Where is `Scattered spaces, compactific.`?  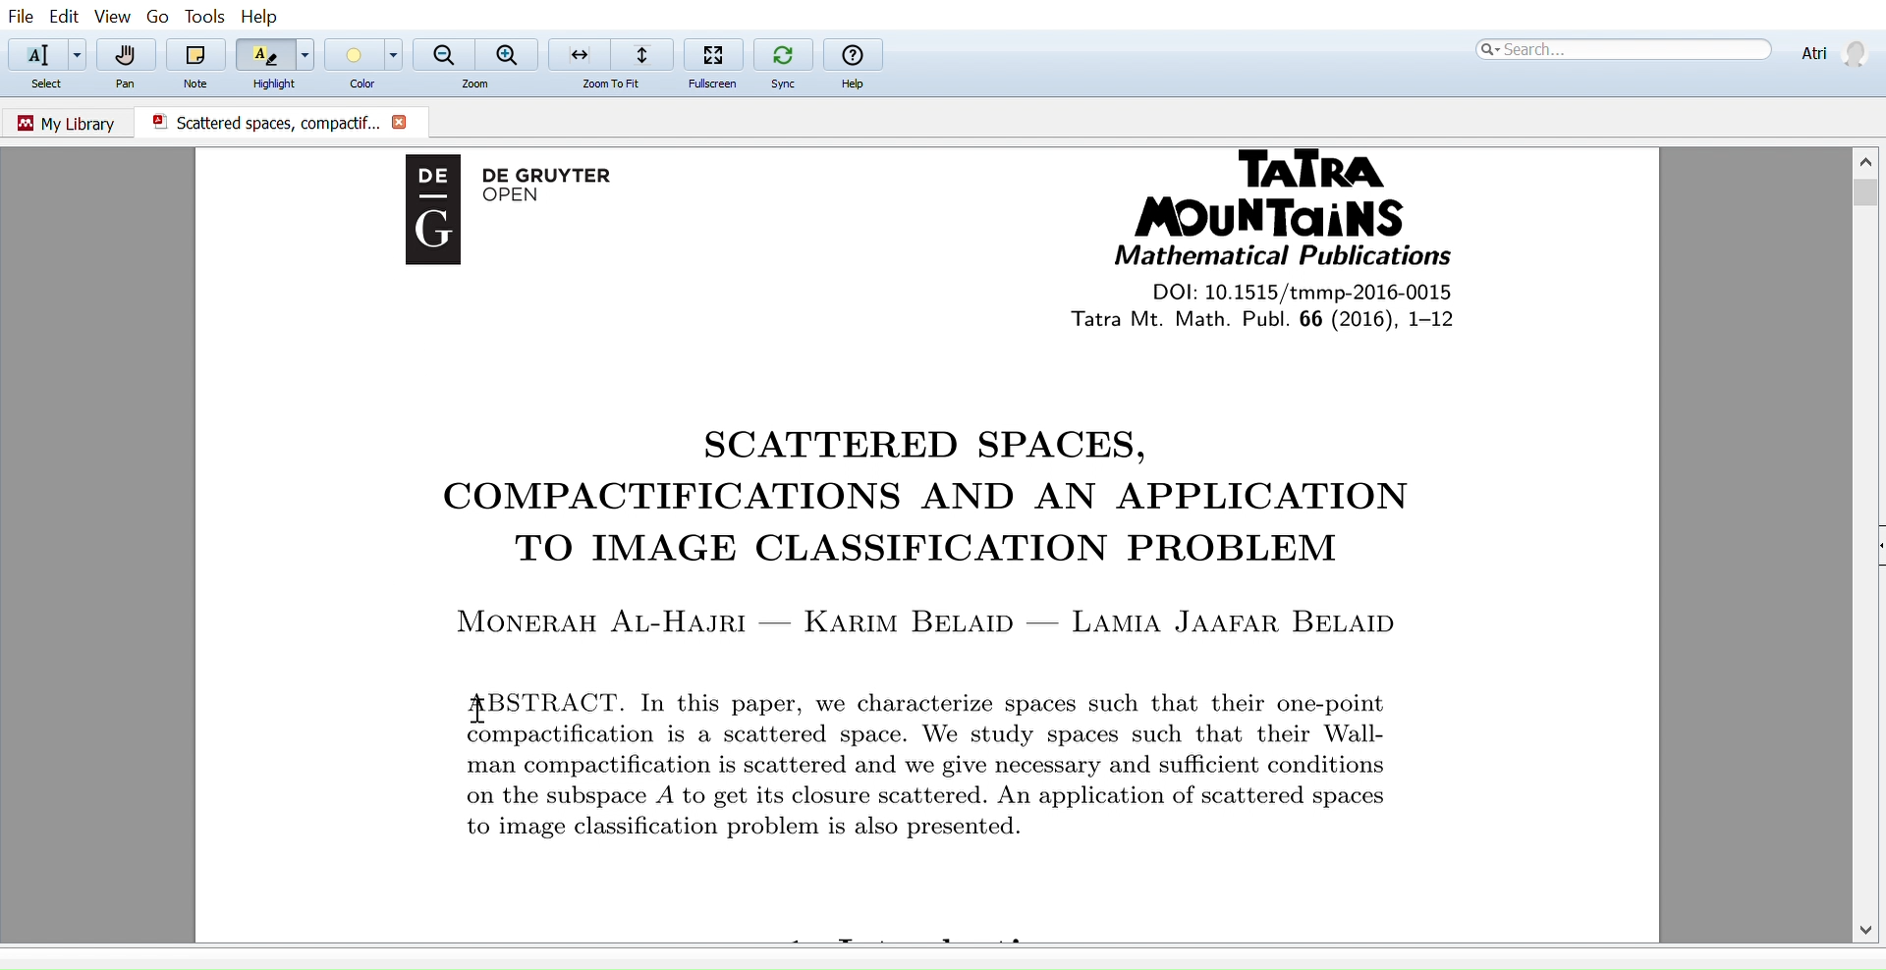
Scattered spaces, compactific. is located at coordinates (257, 122).